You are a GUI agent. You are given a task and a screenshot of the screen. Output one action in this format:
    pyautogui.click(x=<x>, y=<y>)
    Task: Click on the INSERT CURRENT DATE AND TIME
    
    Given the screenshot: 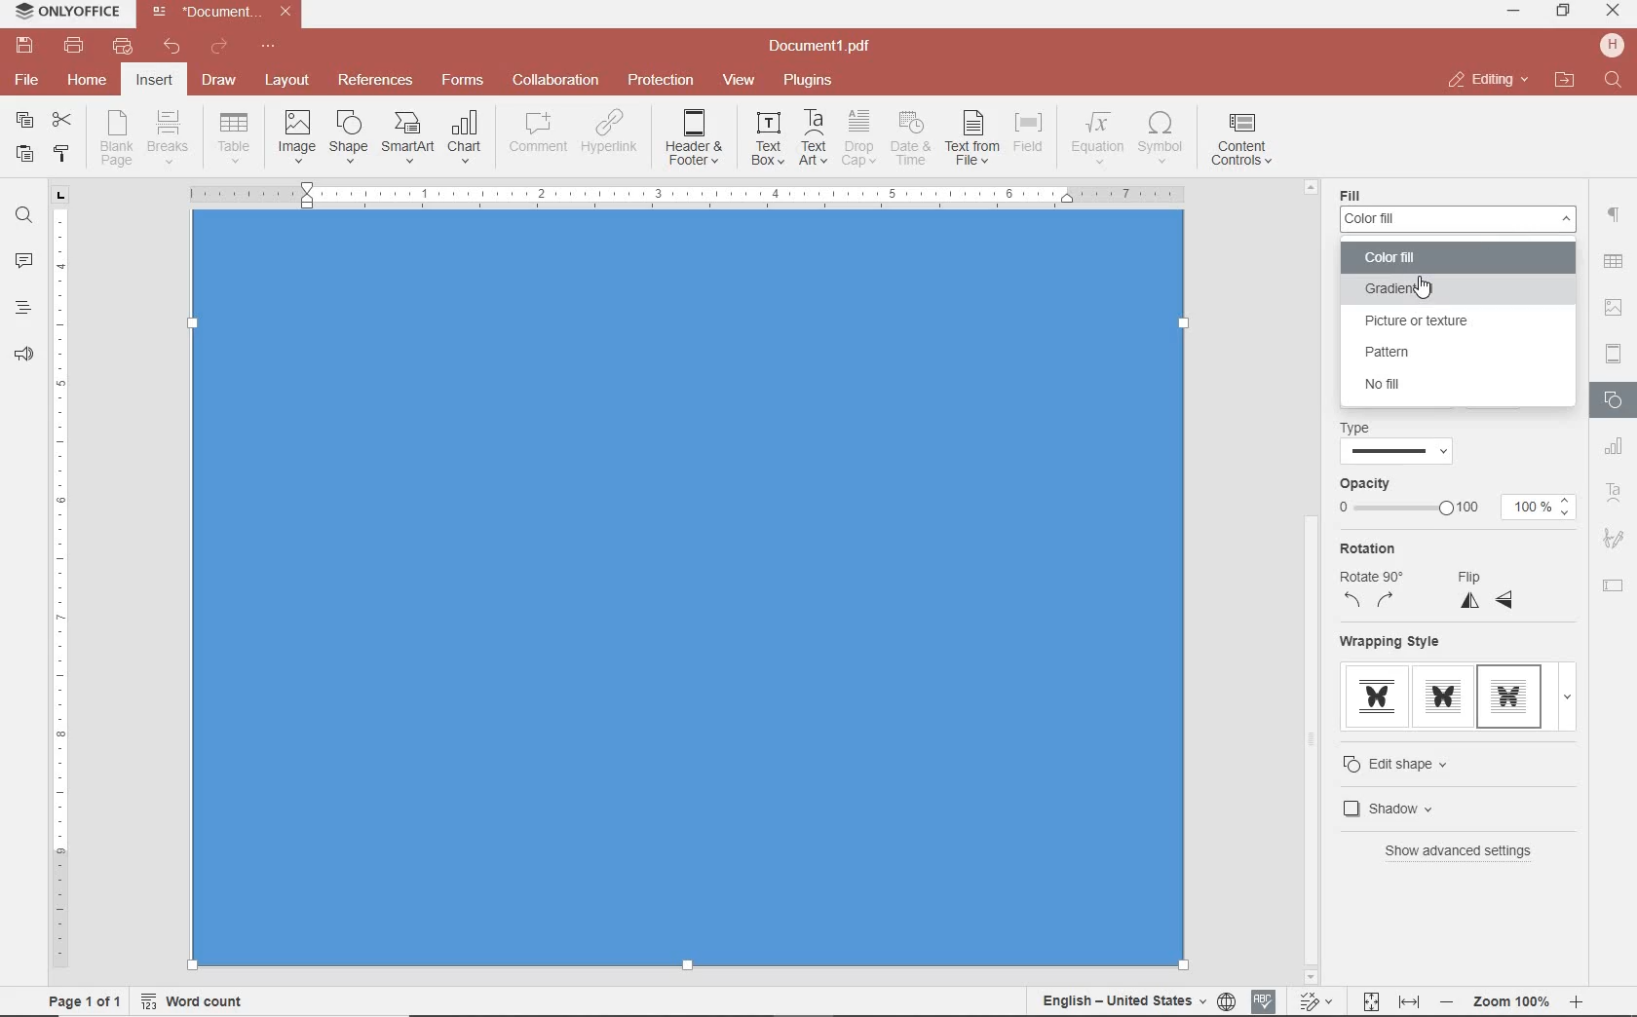 What is the action you would take?
    pyautogui.click(x=908, y=139)
    